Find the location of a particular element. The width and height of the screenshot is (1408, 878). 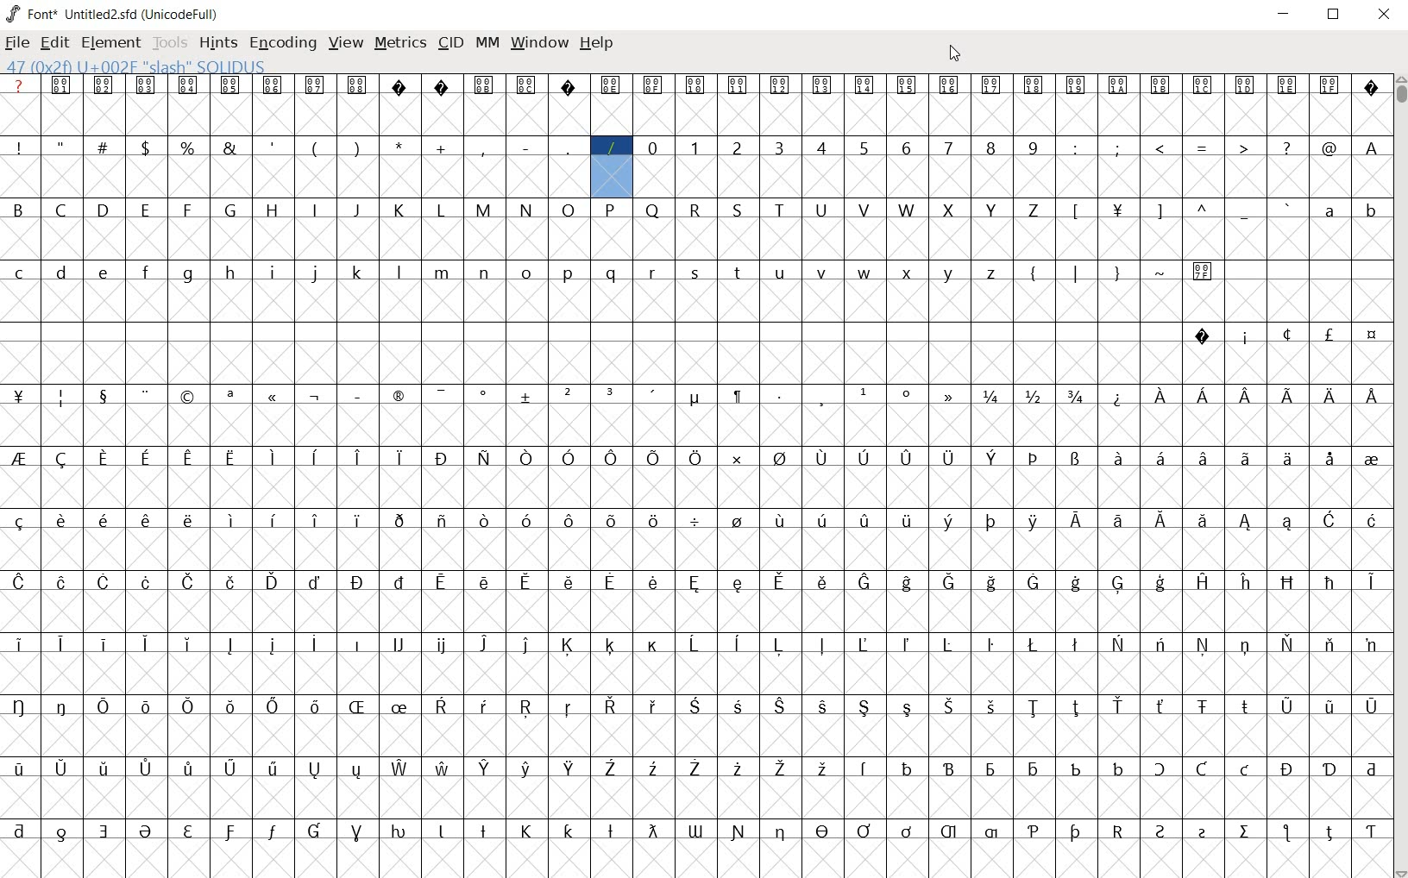

glyph is located at coordinates (1245, 769).